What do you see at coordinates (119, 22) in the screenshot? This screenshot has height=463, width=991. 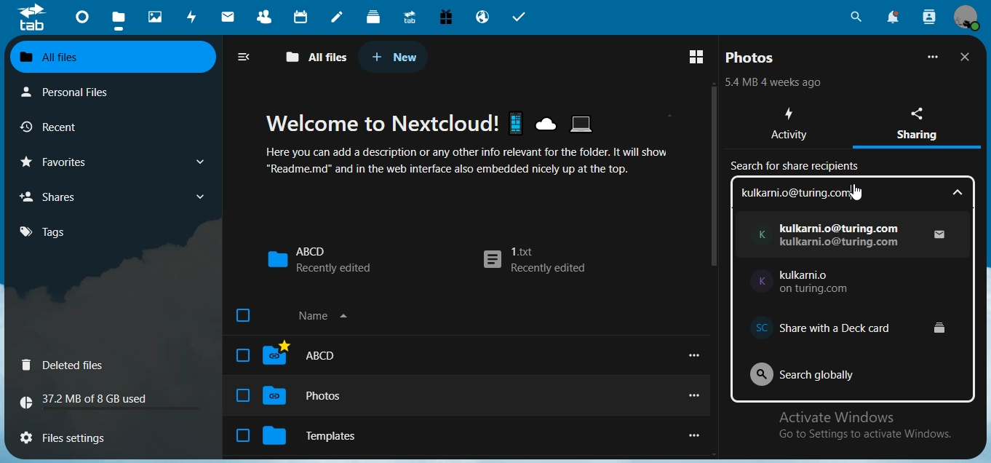 I see `files` at bounding box center [119, 22].